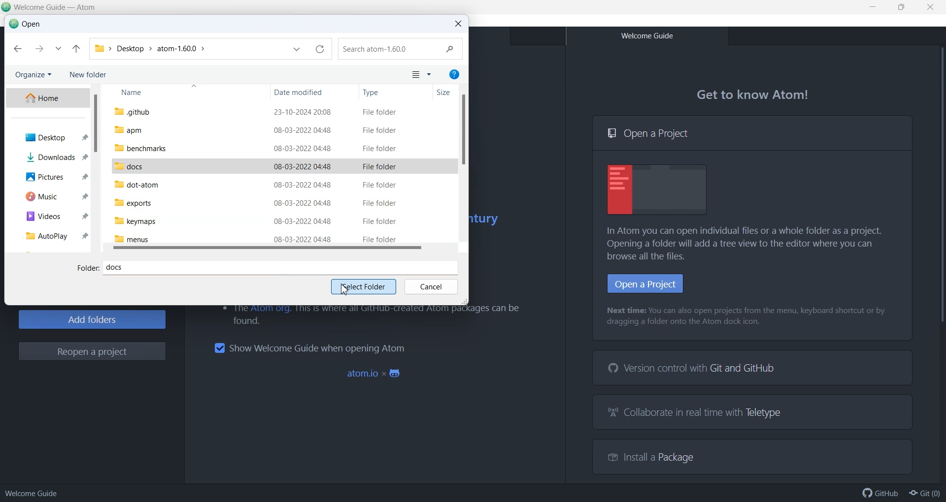  I want to click on Add Folders, so click(92, 319).